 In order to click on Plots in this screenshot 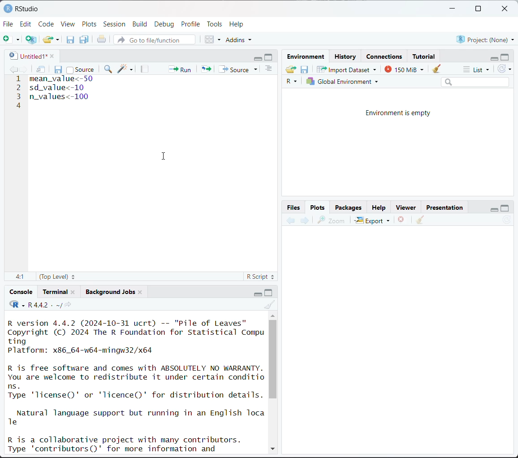, I will do `click(318, 207)`.